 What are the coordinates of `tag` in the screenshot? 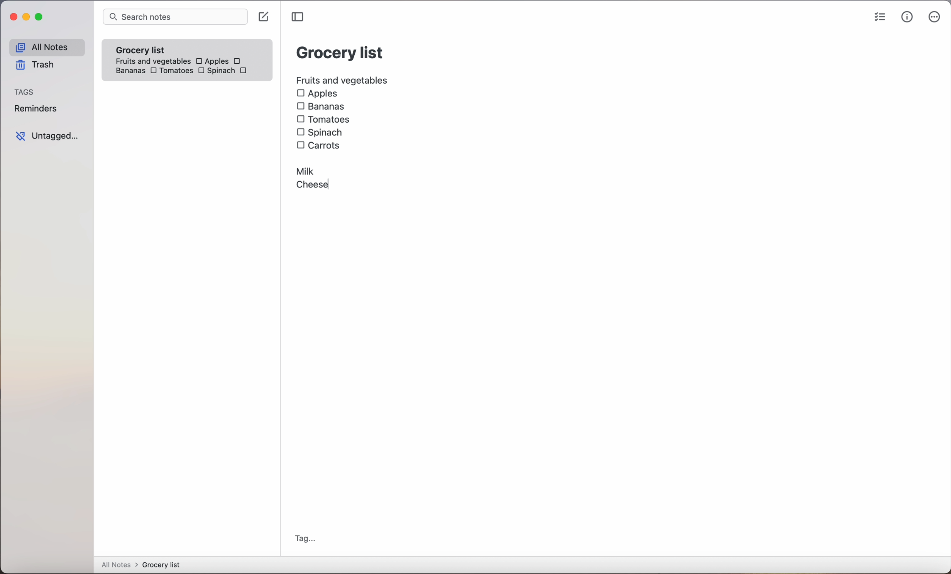 It's located at (305, 539).